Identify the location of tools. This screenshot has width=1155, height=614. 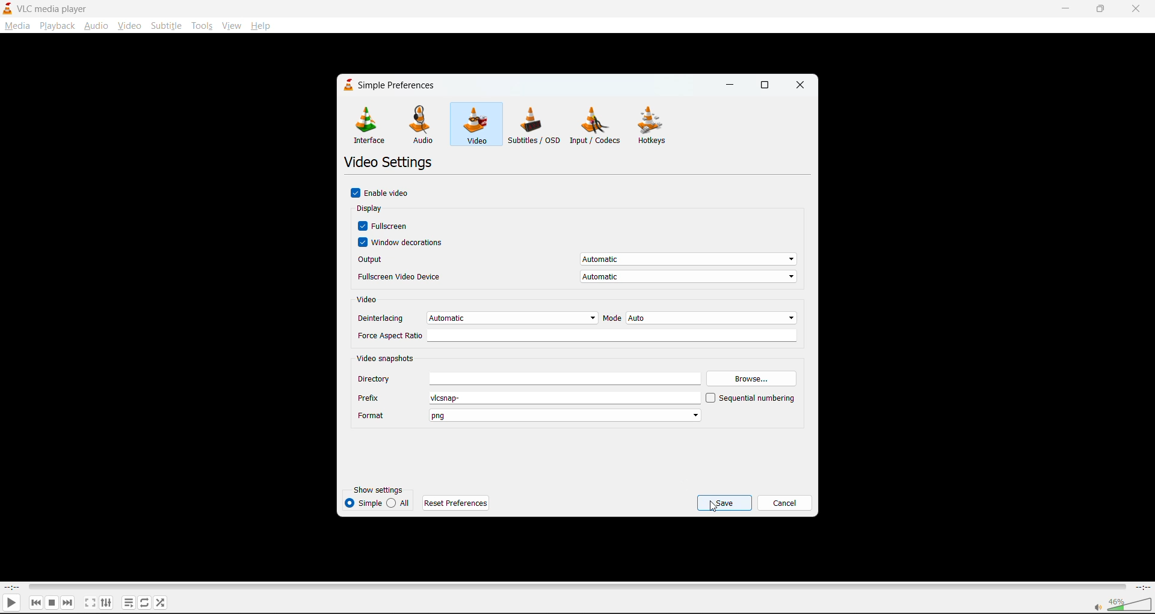
(203, 26).